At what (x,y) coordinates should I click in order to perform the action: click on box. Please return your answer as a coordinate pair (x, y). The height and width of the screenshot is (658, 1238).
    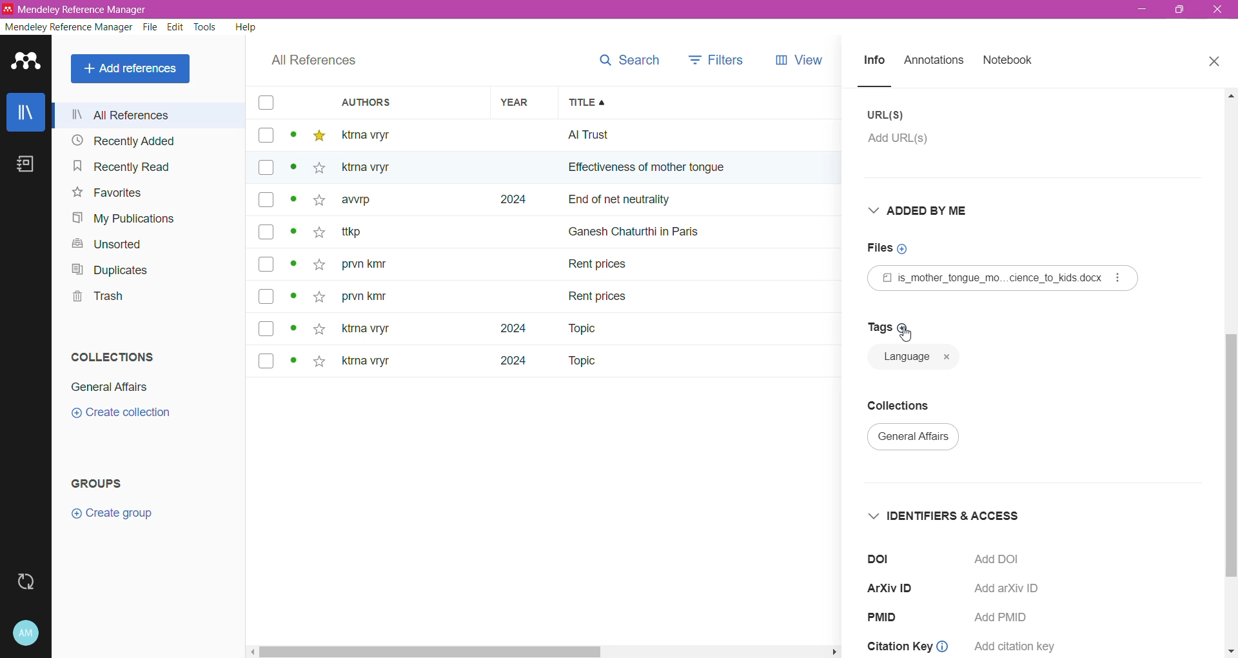
    Looking at the image, I should click on (265, 168).